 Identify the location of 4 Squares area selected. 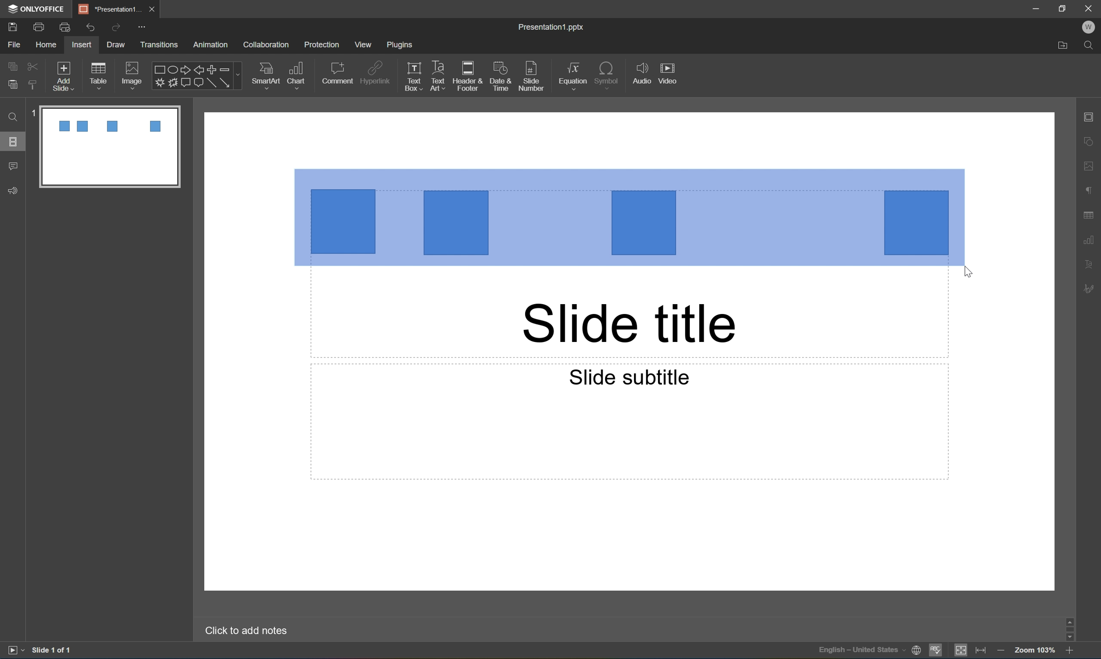
(630, 217).